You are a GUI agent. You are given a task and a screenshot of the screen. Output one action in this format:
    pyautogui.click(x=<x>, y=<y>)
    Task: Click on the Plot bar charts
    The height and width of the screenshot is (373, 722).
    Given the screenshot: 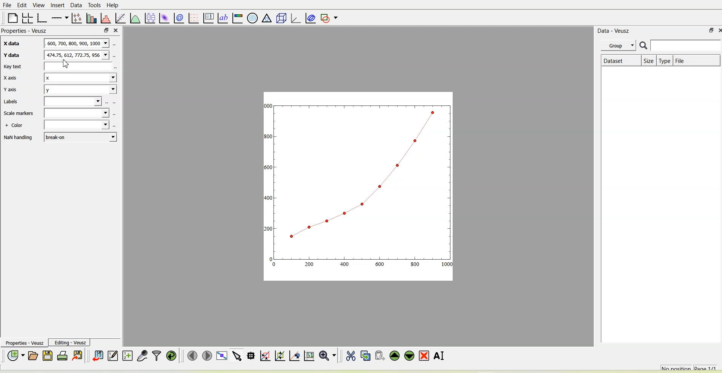 What is the action you would take?
    pyautogui.click(x=91, y=18)
    